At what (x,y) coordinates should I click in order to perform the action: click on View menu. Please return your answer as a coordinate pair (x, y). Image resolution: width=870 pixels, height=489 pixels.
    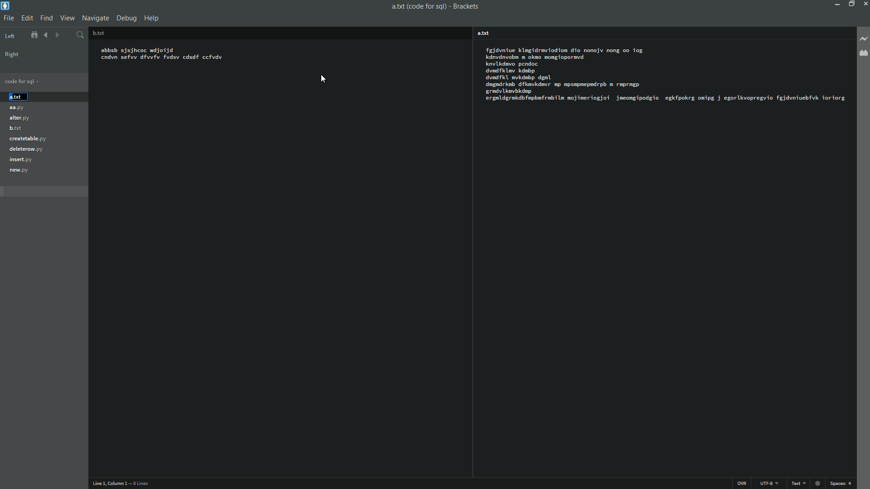
    Looking at the image, I should click on (68, 18).